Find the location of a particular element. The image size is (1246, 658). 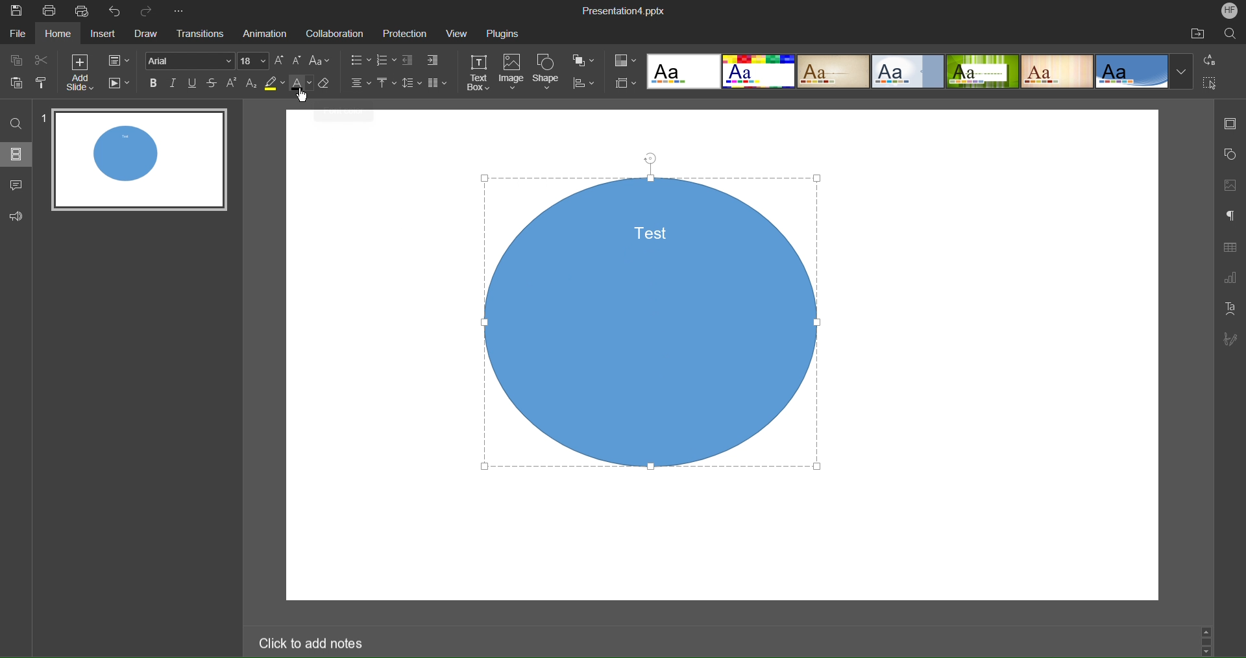

Scroll down  is located at coordinates (1208, 653).